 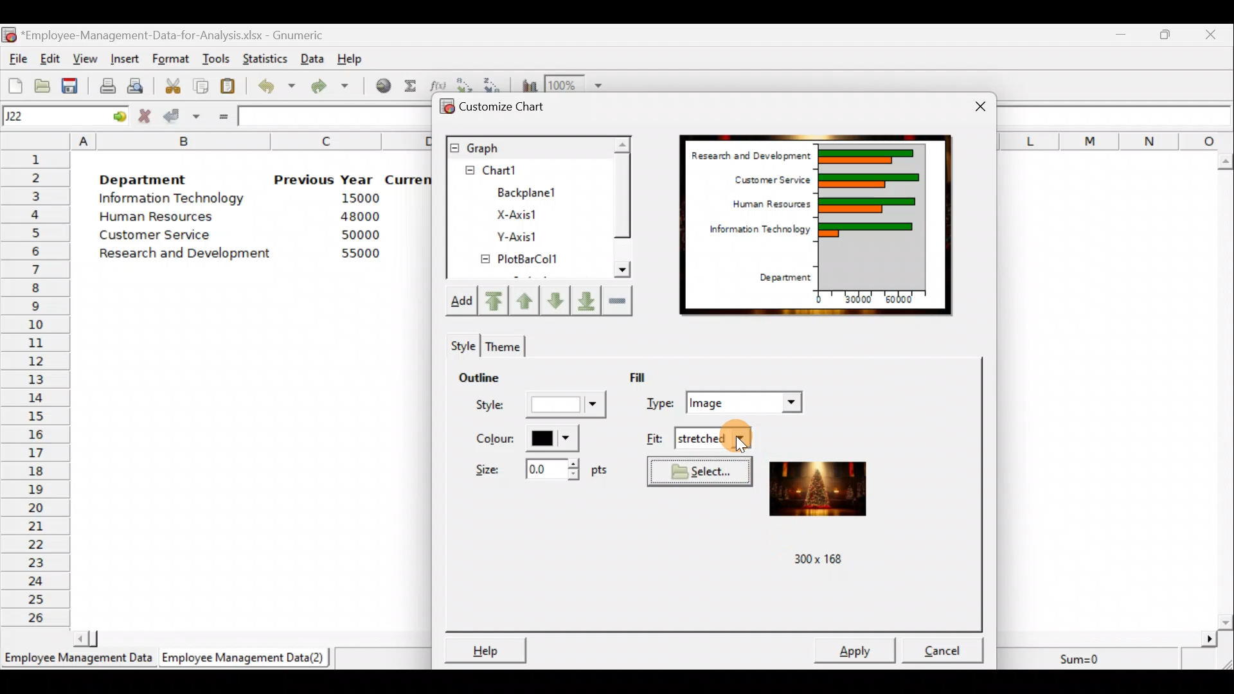 I want to click on Sort in descending order, so click(x=494, y=83).